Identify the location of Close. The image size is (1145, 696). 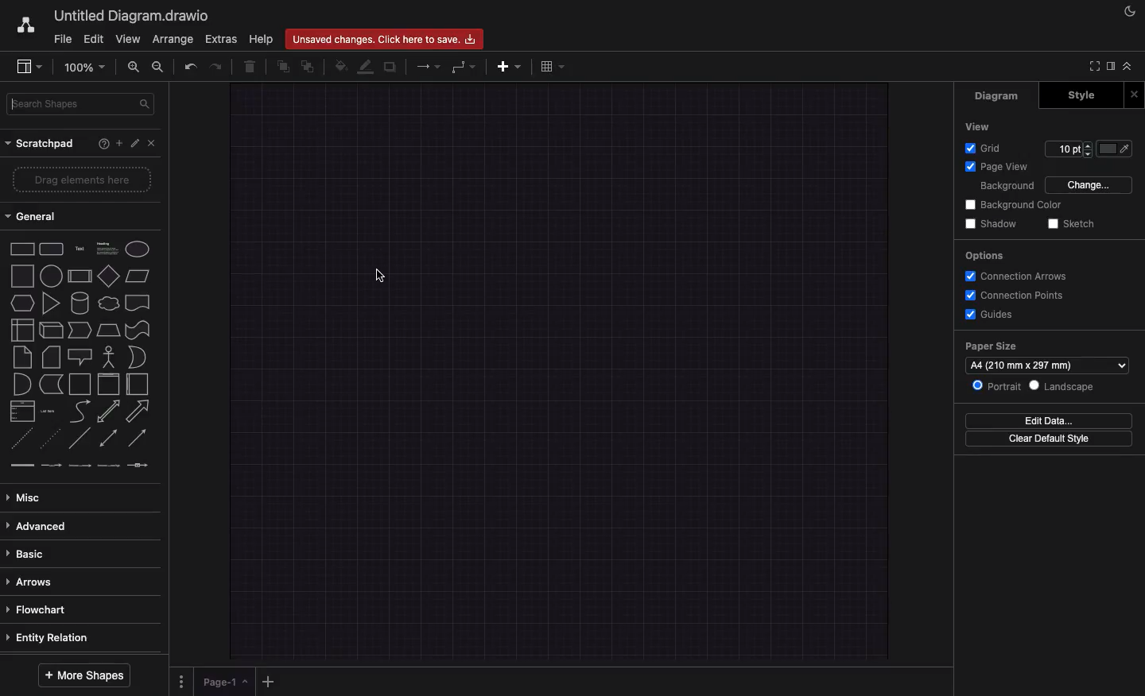
(150, 143).